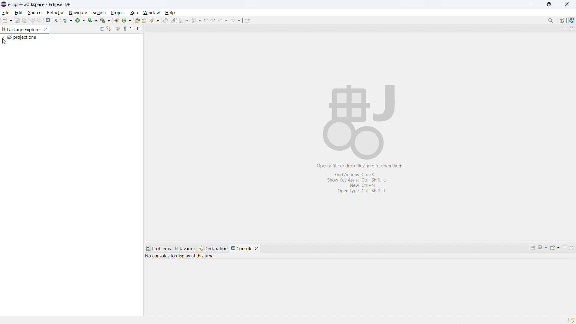 Image resolution: width=576 pixels, height=324 pixels. I want to click on redo, so click(39, 20).